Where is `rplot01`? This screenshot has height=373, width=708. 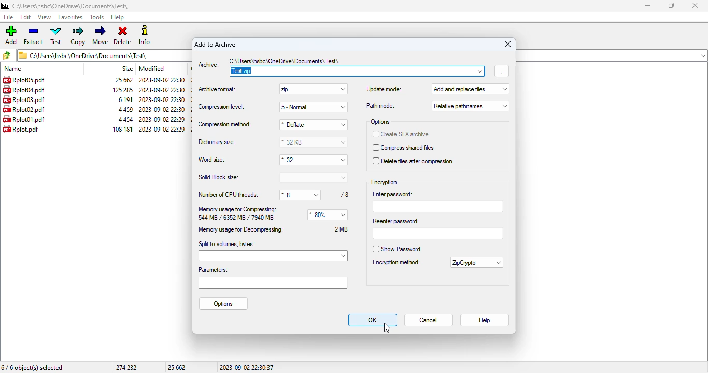
rplot01 is located at coordinates (24, 119).